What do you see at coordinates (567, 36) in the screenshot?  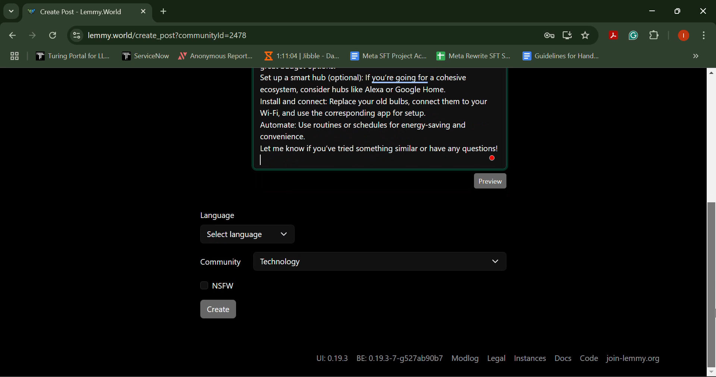 I see `Install Desktop Application` at bounding box center [567, 36].